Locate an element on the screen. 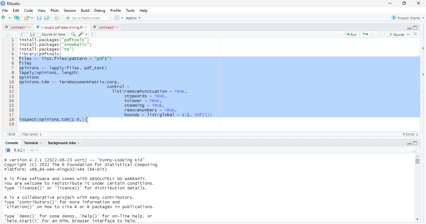  3.23 is located at coordinates (11, 134).